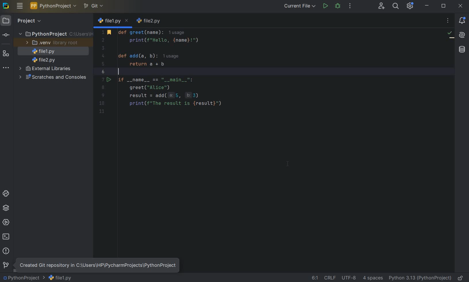 This screenshot has height=282, width=469. Describe the element at coordinates (7, 237) in the screenshot. I see `terminal` at that location.